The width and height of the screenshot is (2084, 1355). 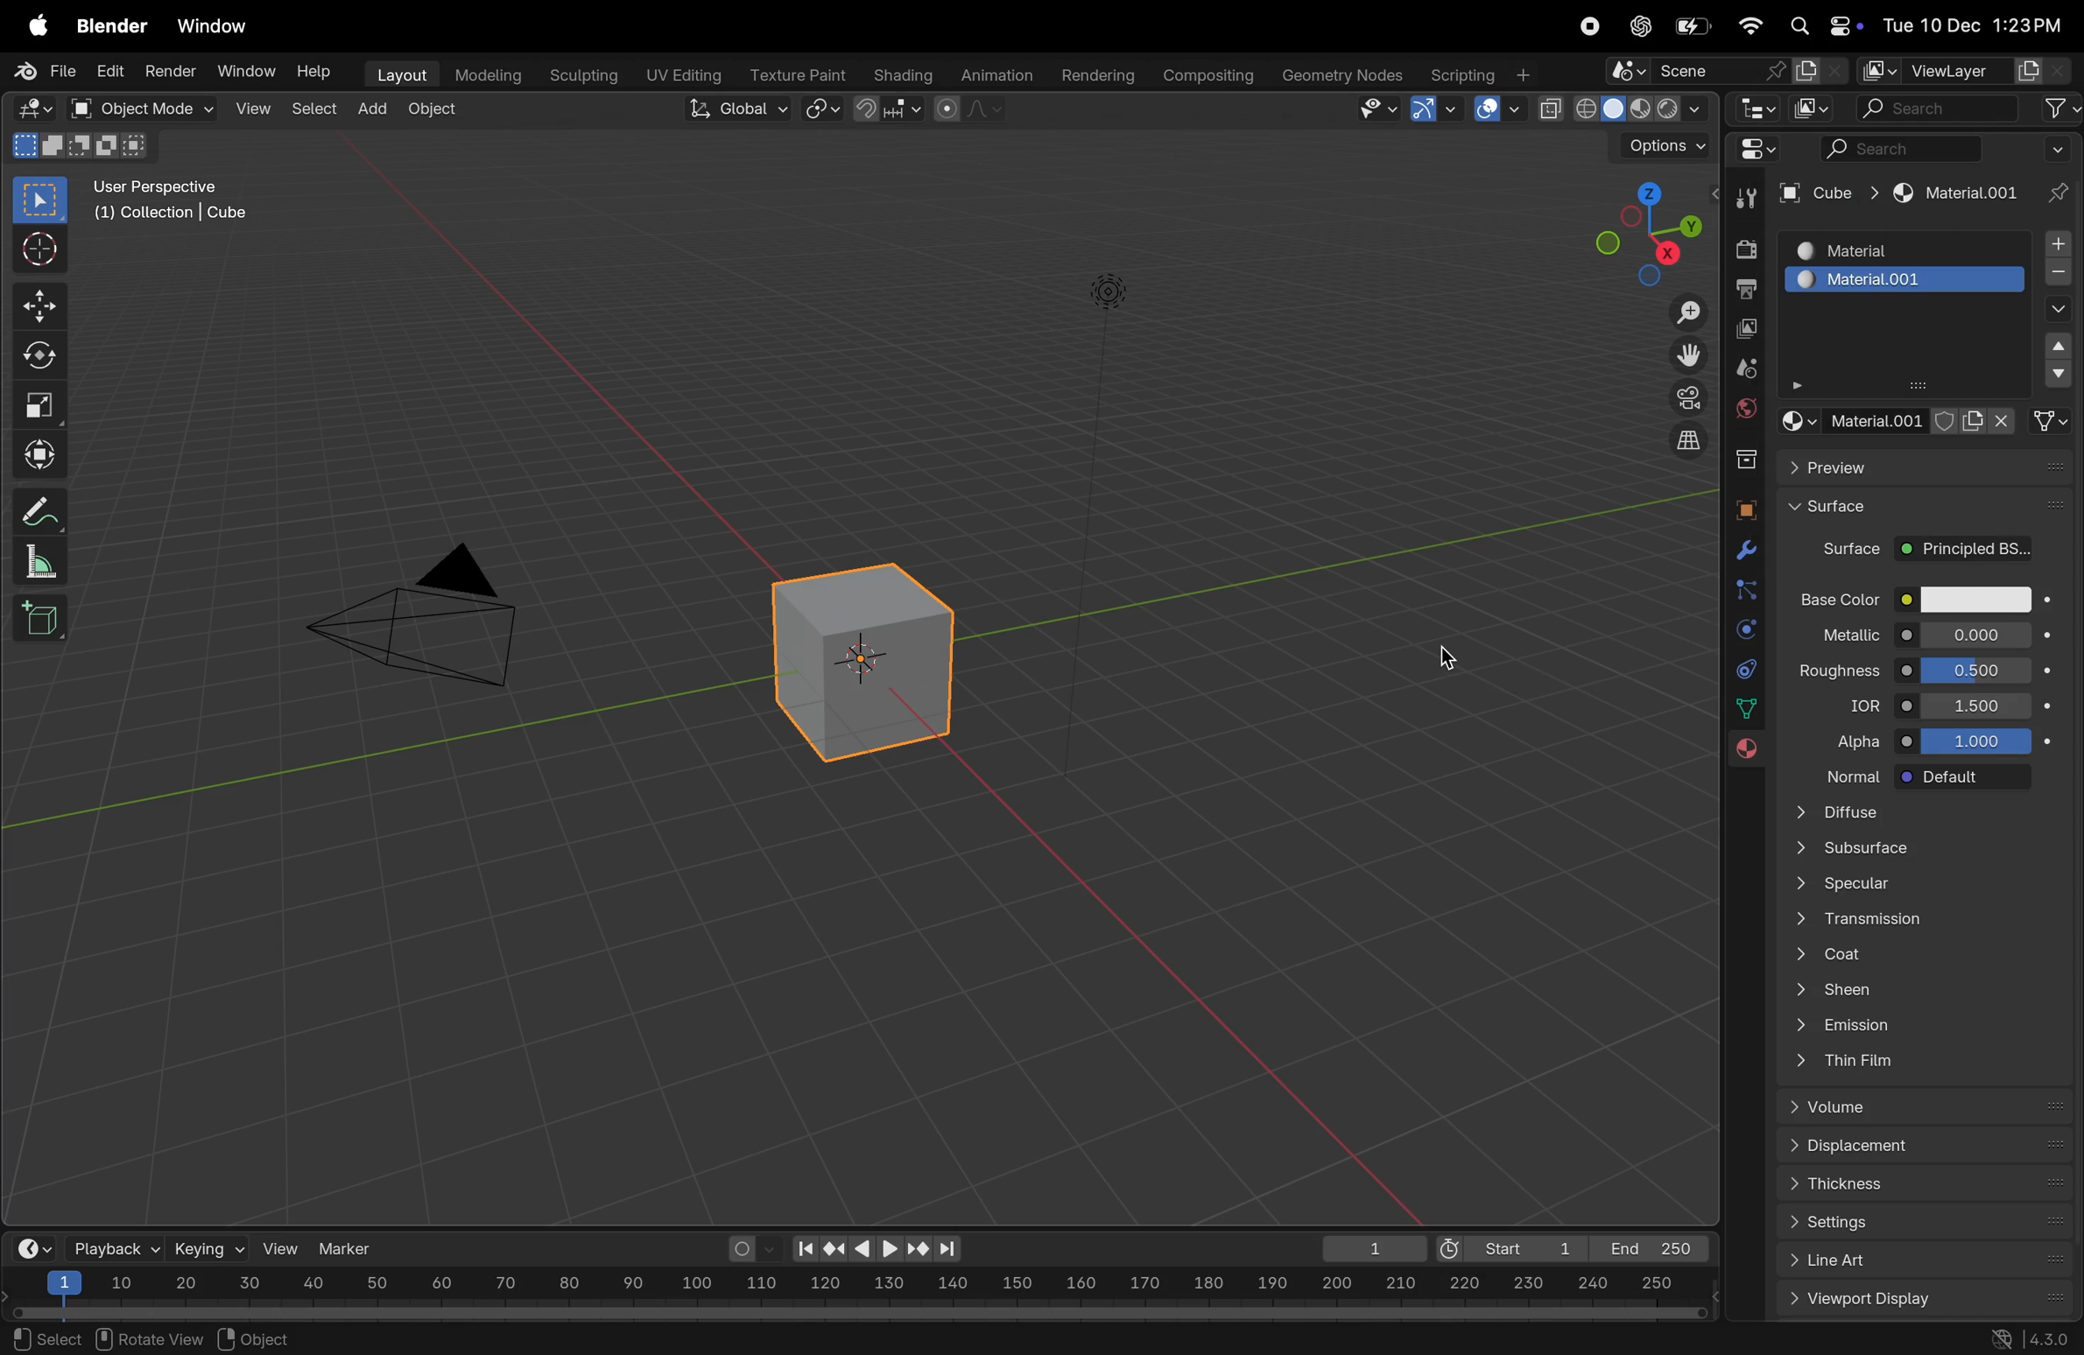 I want to click on select, so click(x=312, y=108).